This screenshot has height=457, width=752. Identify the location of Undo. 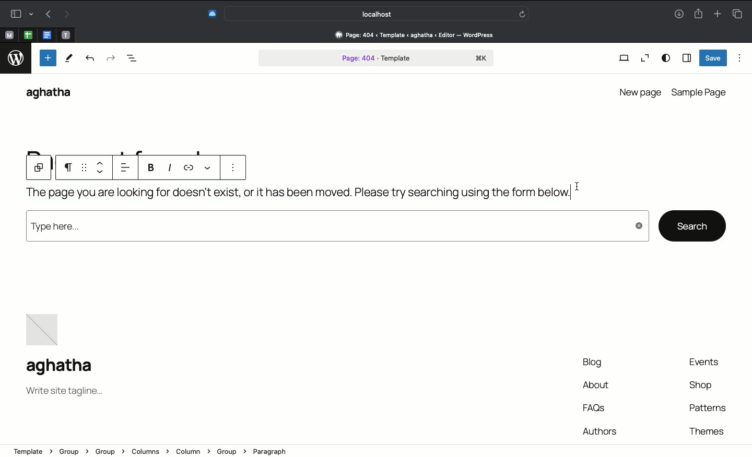
(91, 60).